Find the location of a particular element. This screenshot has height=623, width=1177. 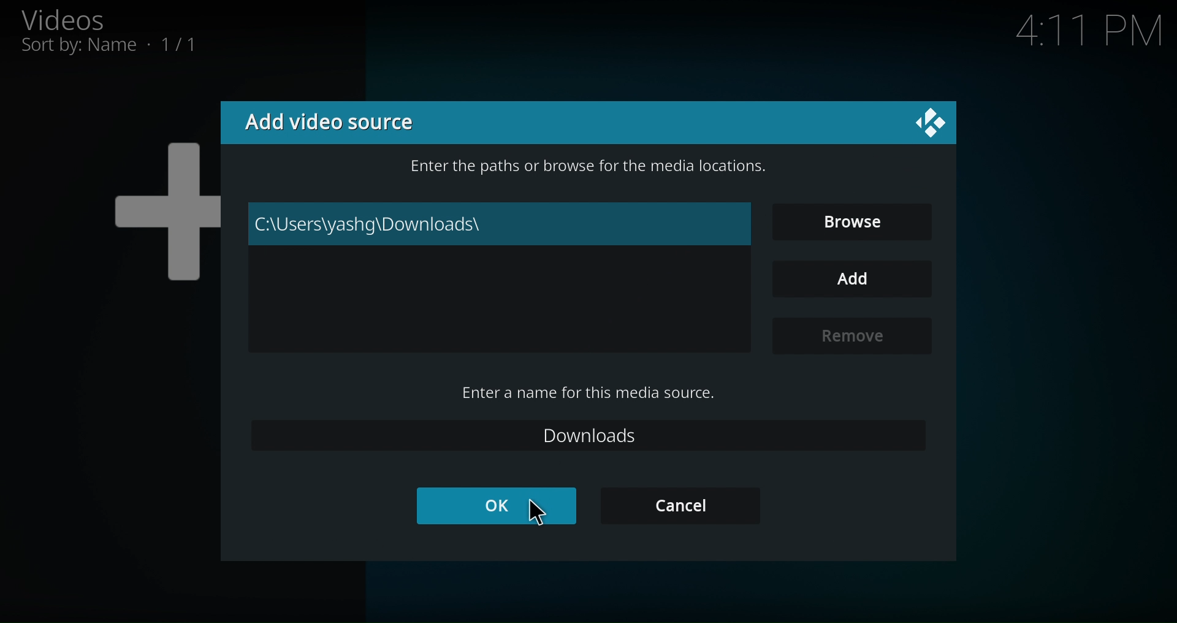

Text is located at coordinates (591, 435).